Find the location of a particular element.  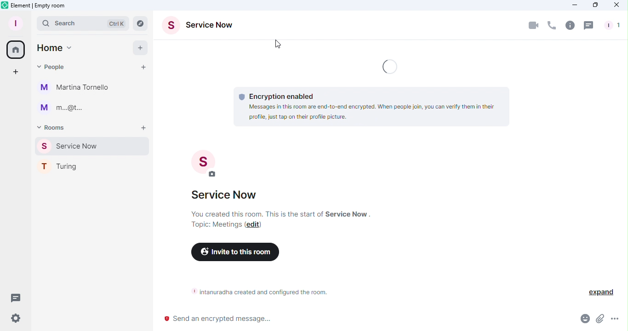

service now is located at coordinates (226, 198).